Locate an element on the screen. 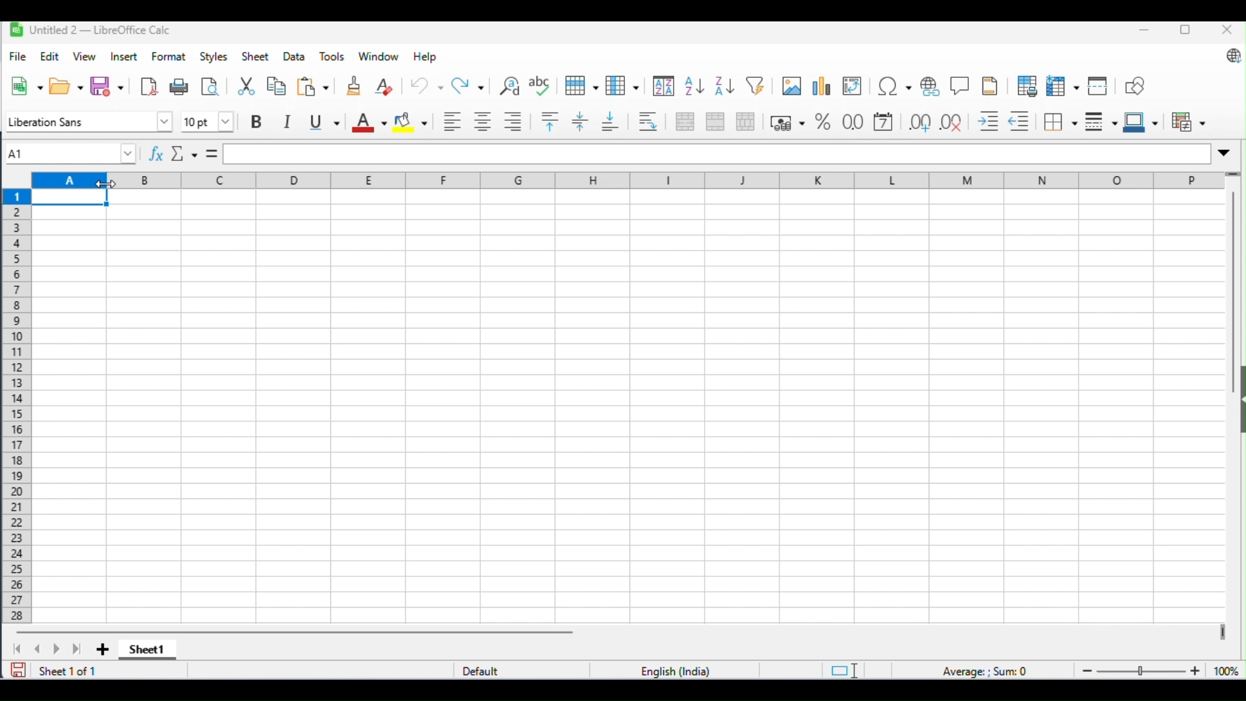 This screenshot has height=701, width=1246. define print area is located at coordinates (1027, 85).